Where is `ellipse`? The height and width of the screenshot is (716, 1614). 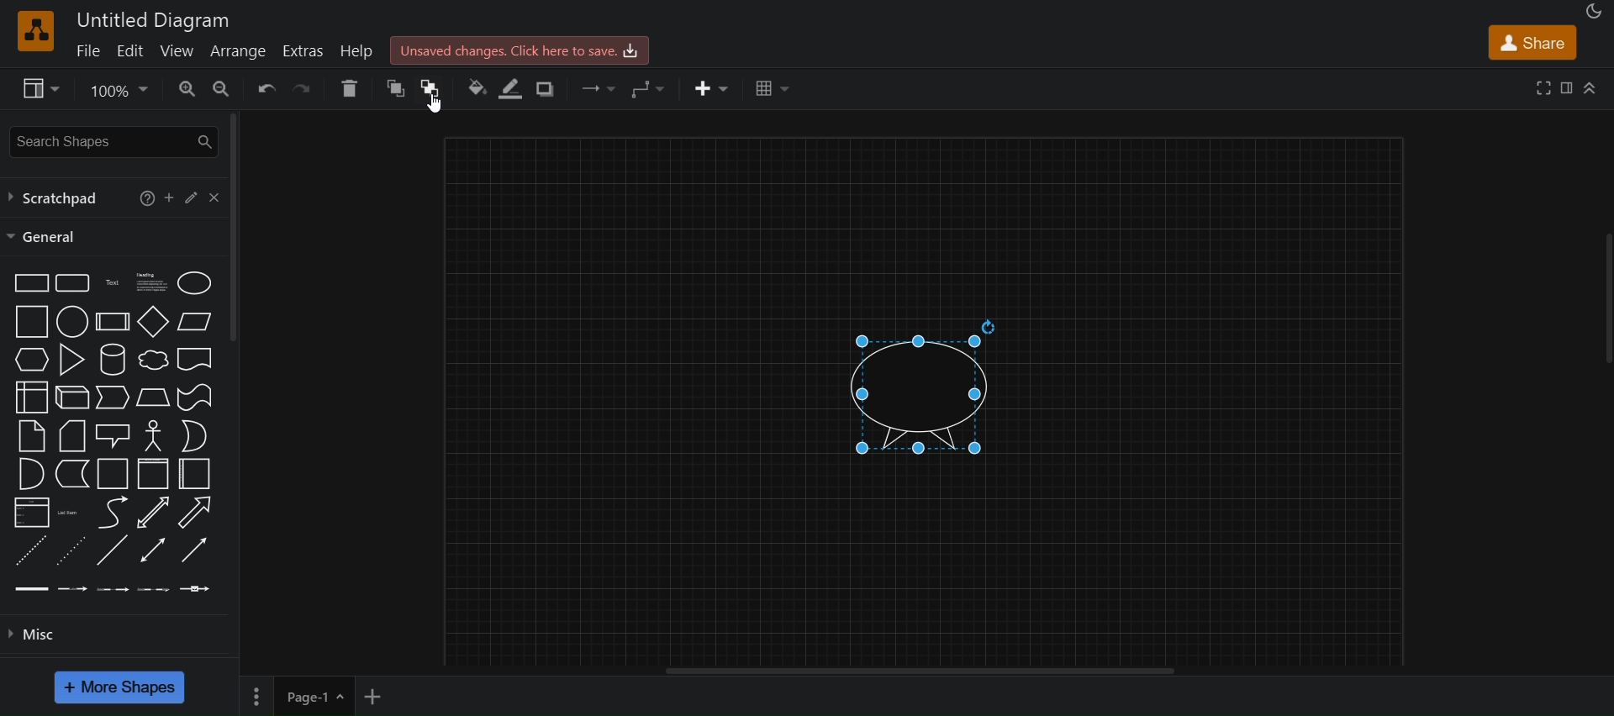 ellipse is located at coordinates (194, 282).